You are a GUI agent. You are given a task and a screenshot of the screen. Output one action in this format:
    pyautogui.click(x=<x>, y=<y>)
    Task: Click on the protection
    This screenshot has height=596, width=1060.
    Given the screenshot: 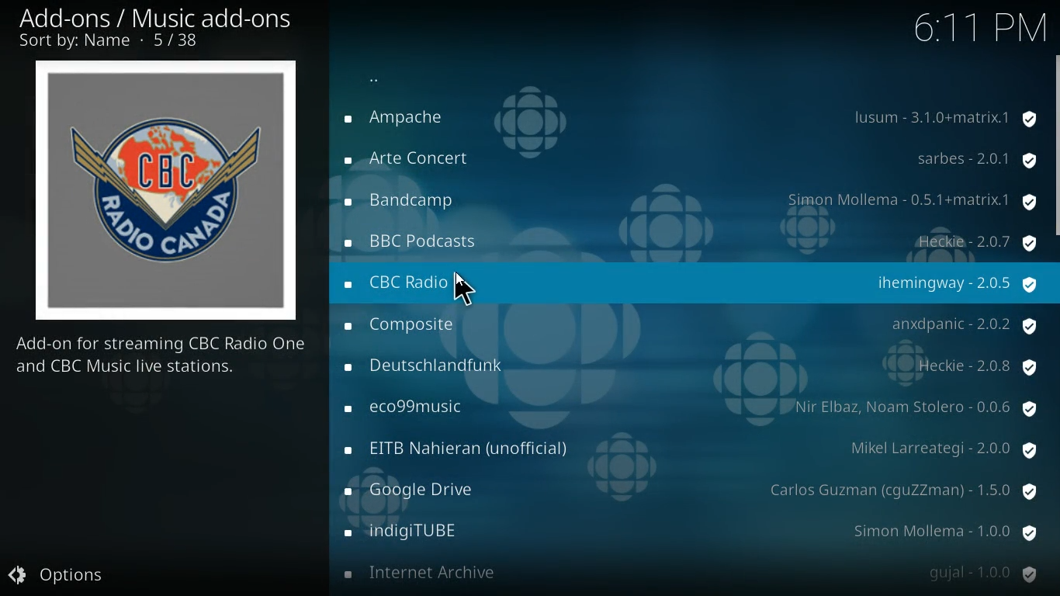 What is the action you would take?
    pyautogui.click(x=875, y=282)
    